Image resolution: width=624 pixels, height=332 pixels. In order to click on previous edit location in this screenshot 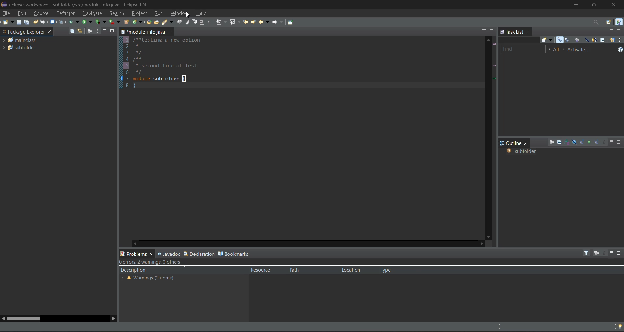, I will do `click(245, 22)`.